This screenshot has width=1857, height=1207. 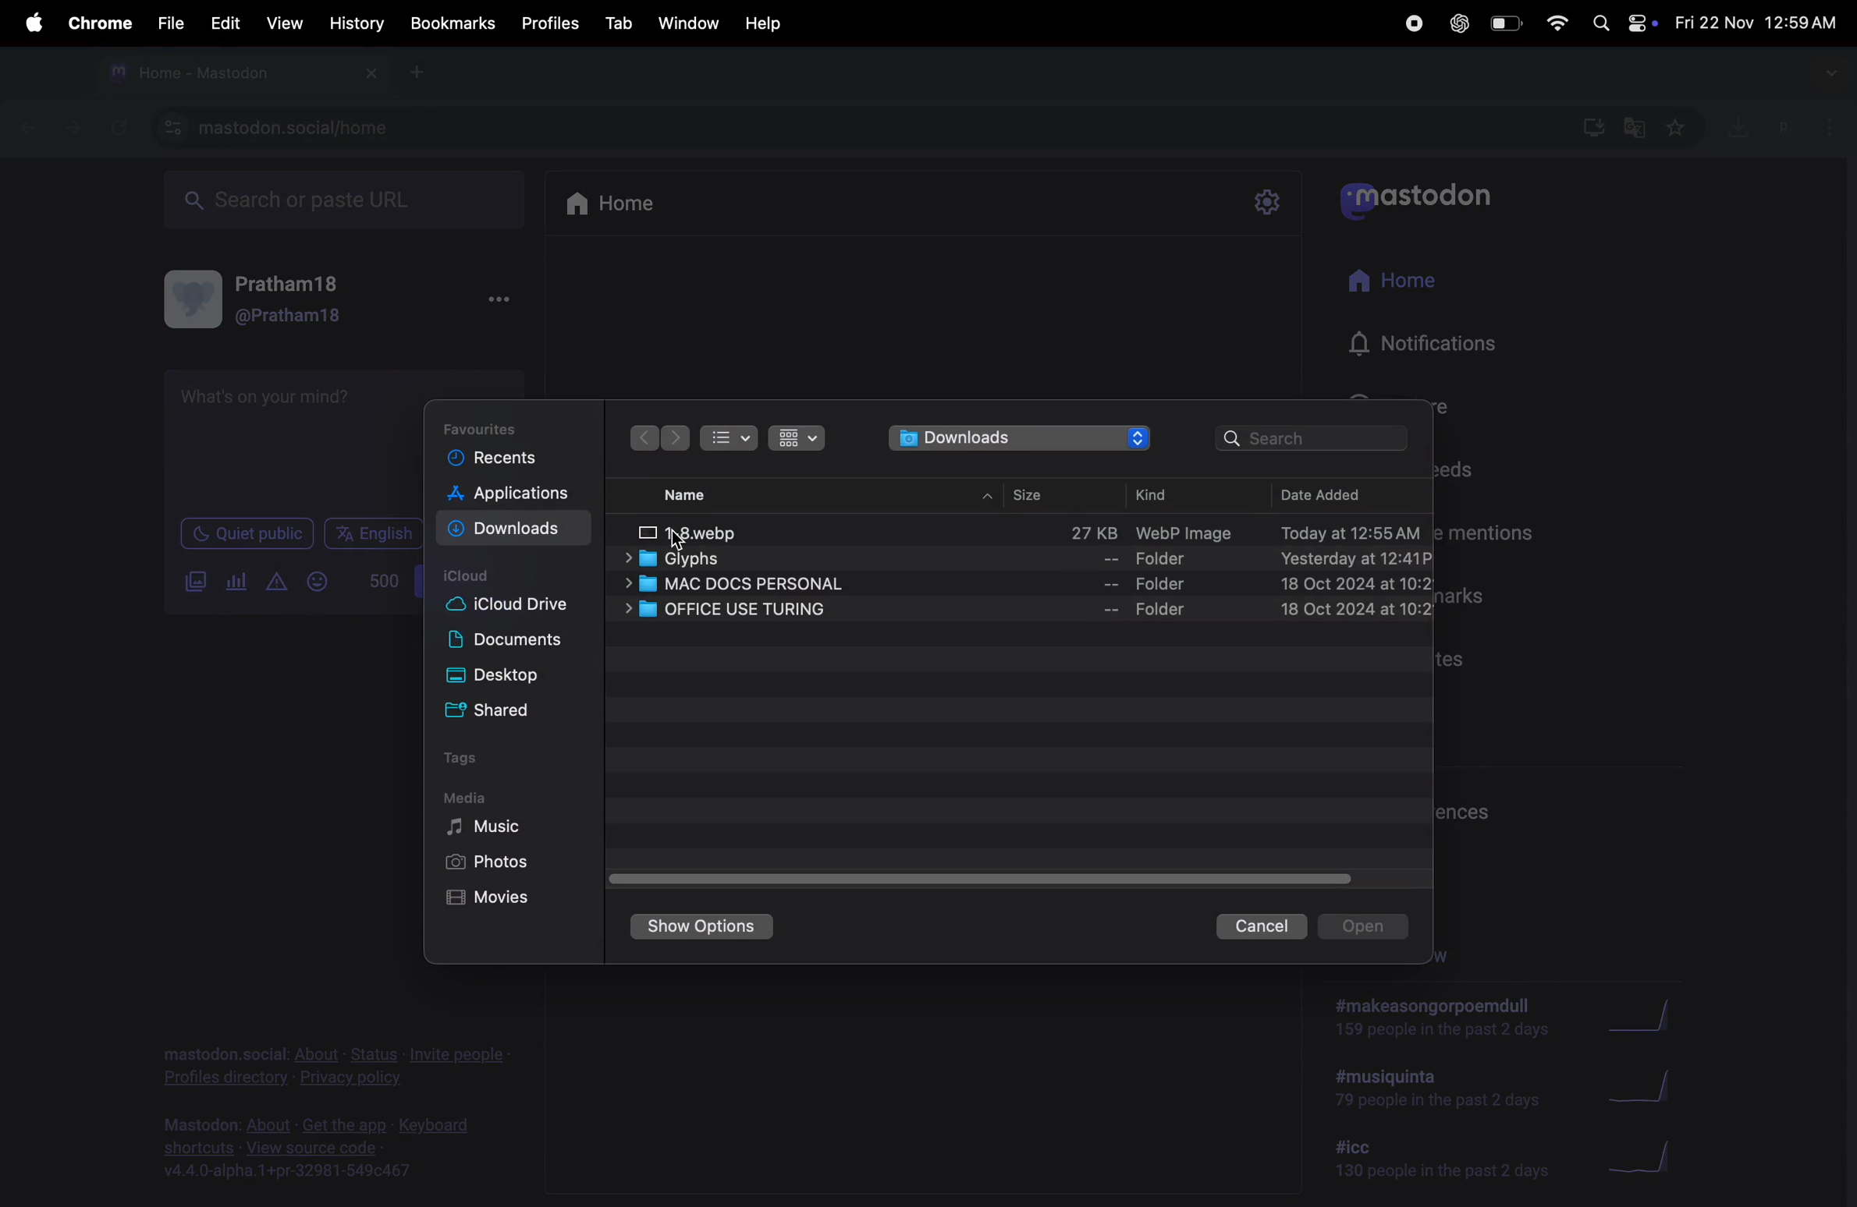 I want to click on downloads, so click(x=1017, y=439).